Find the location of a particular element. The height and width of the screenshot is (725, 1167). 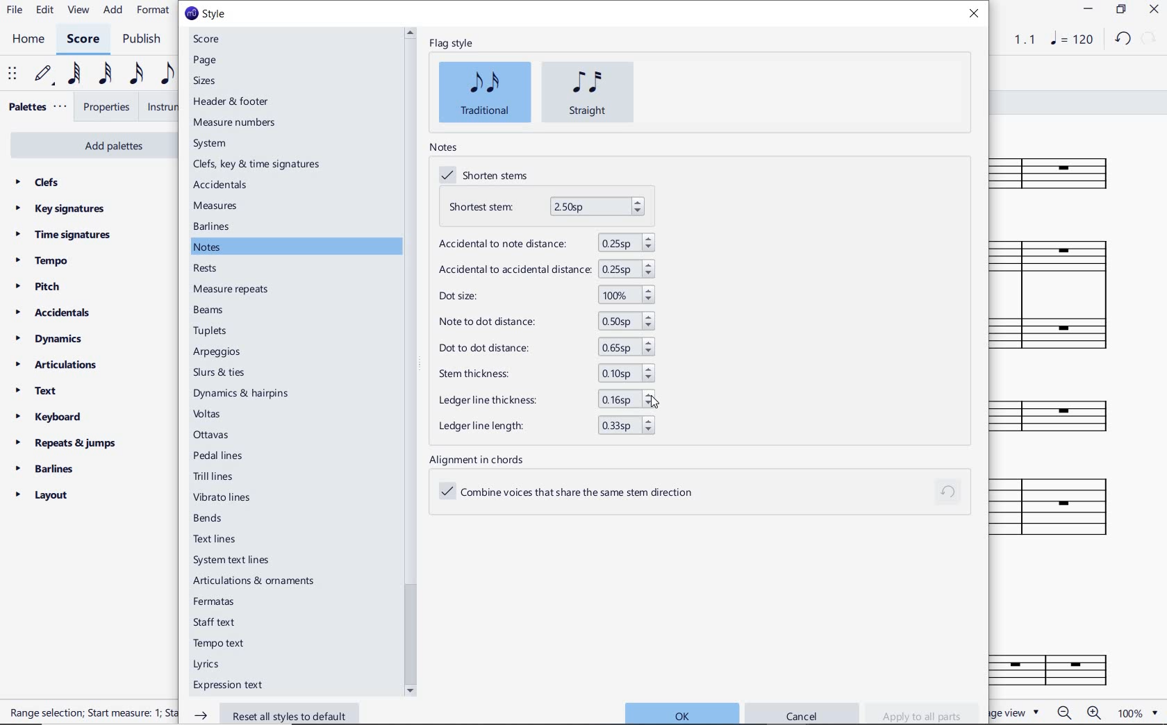

flag style is located at coordinates (451, 44).